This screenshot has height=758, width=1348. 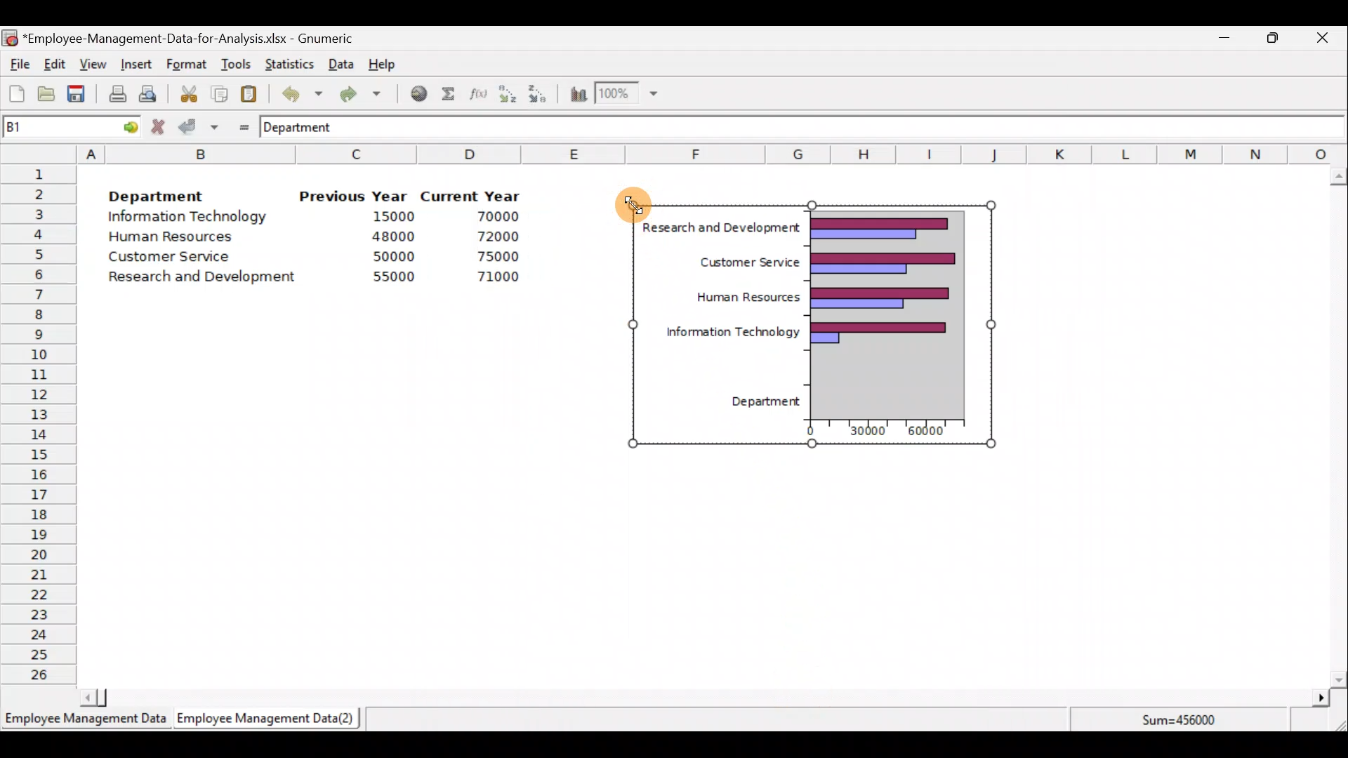 What do you see at coordinates (50, 95) in the screenshot?
I see `Open a file` at bounding box center [50, 95].